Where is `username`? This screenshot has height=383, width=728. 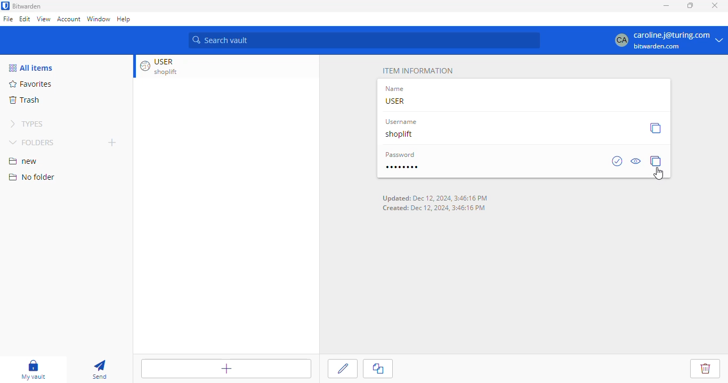 username is located at coordinates (400, 122).